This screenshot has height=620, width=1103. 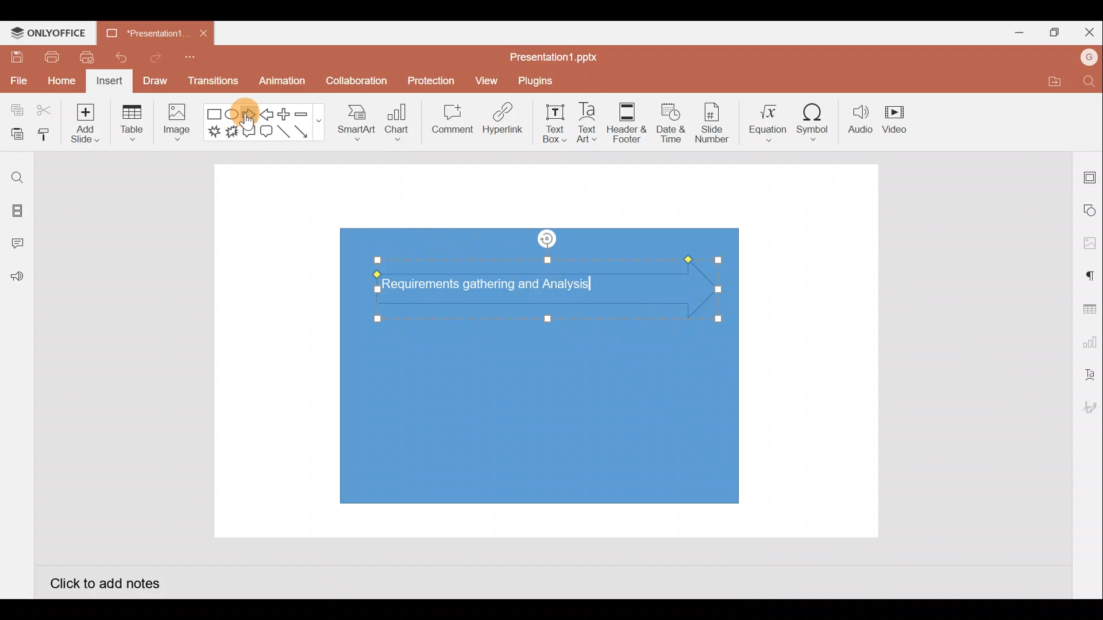 What do you see at coordinates (45, 111) in the screenshot?
I see `Cut` at bounding box center [45, 111].